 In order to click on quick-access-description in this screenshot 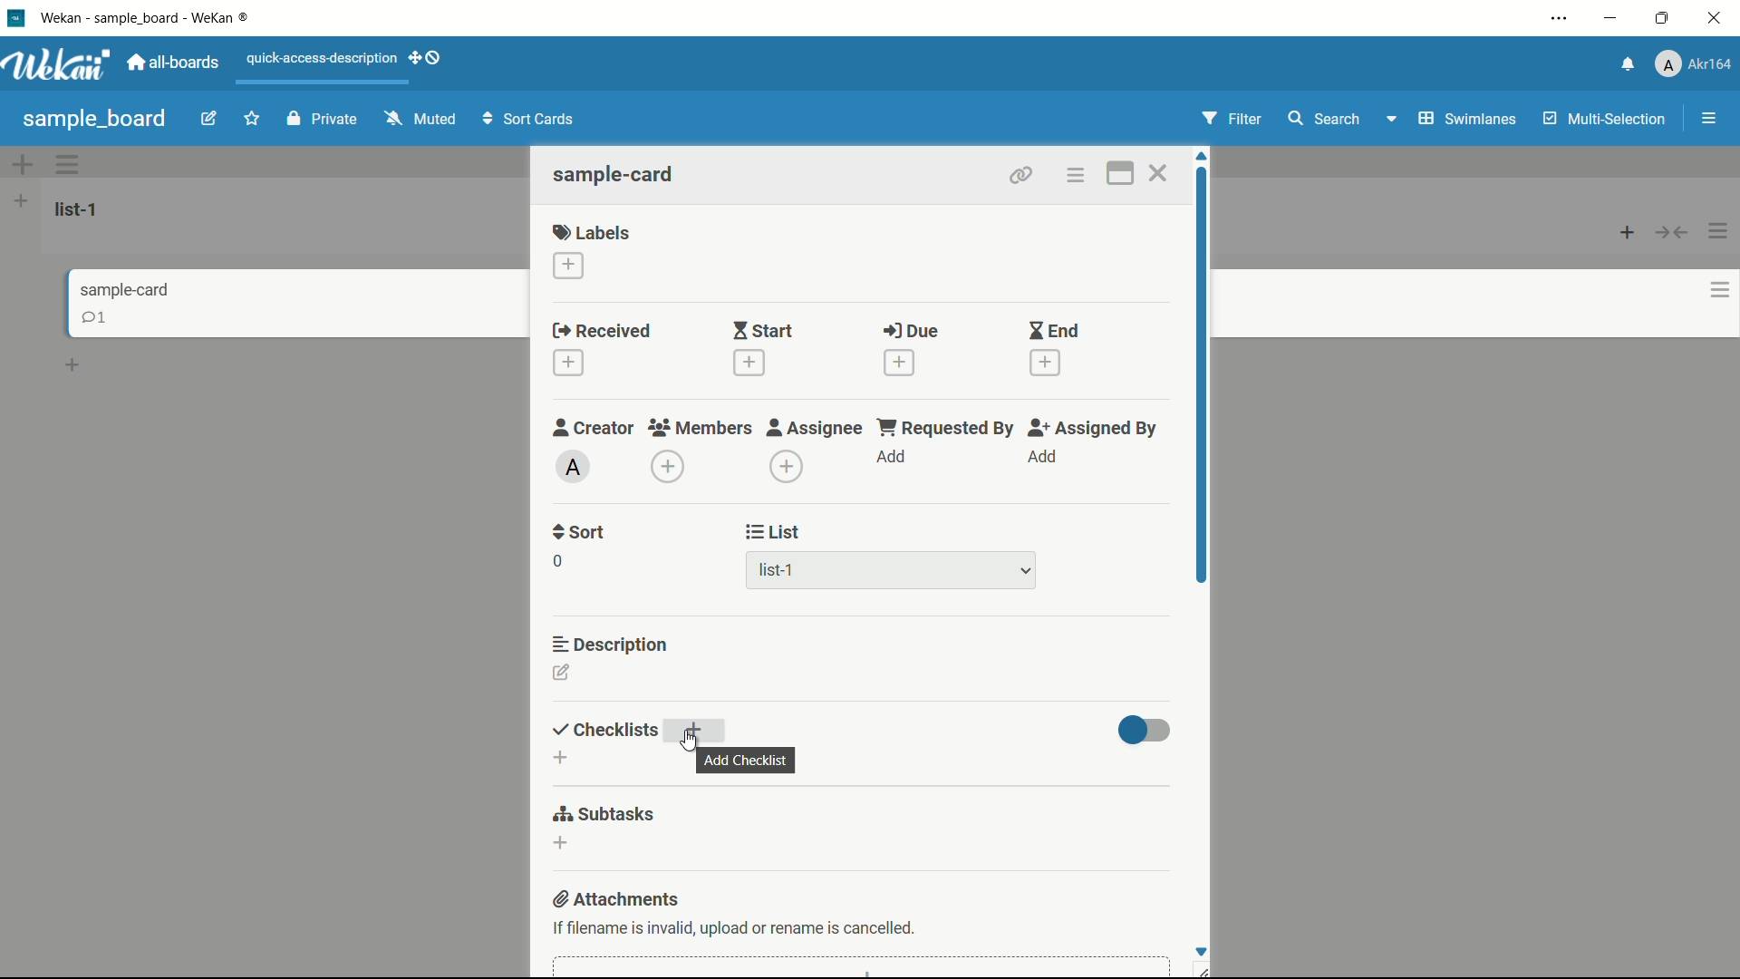, I will do `click(319, 59)`.